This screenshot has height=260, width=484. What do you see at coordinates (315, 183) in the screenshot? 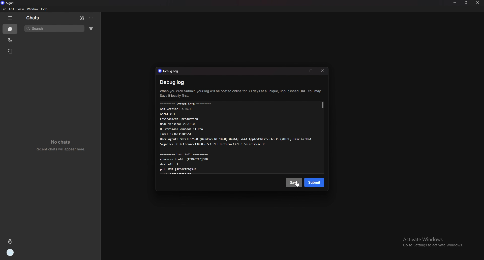
I see `submit` at bounding box center [315, 183].